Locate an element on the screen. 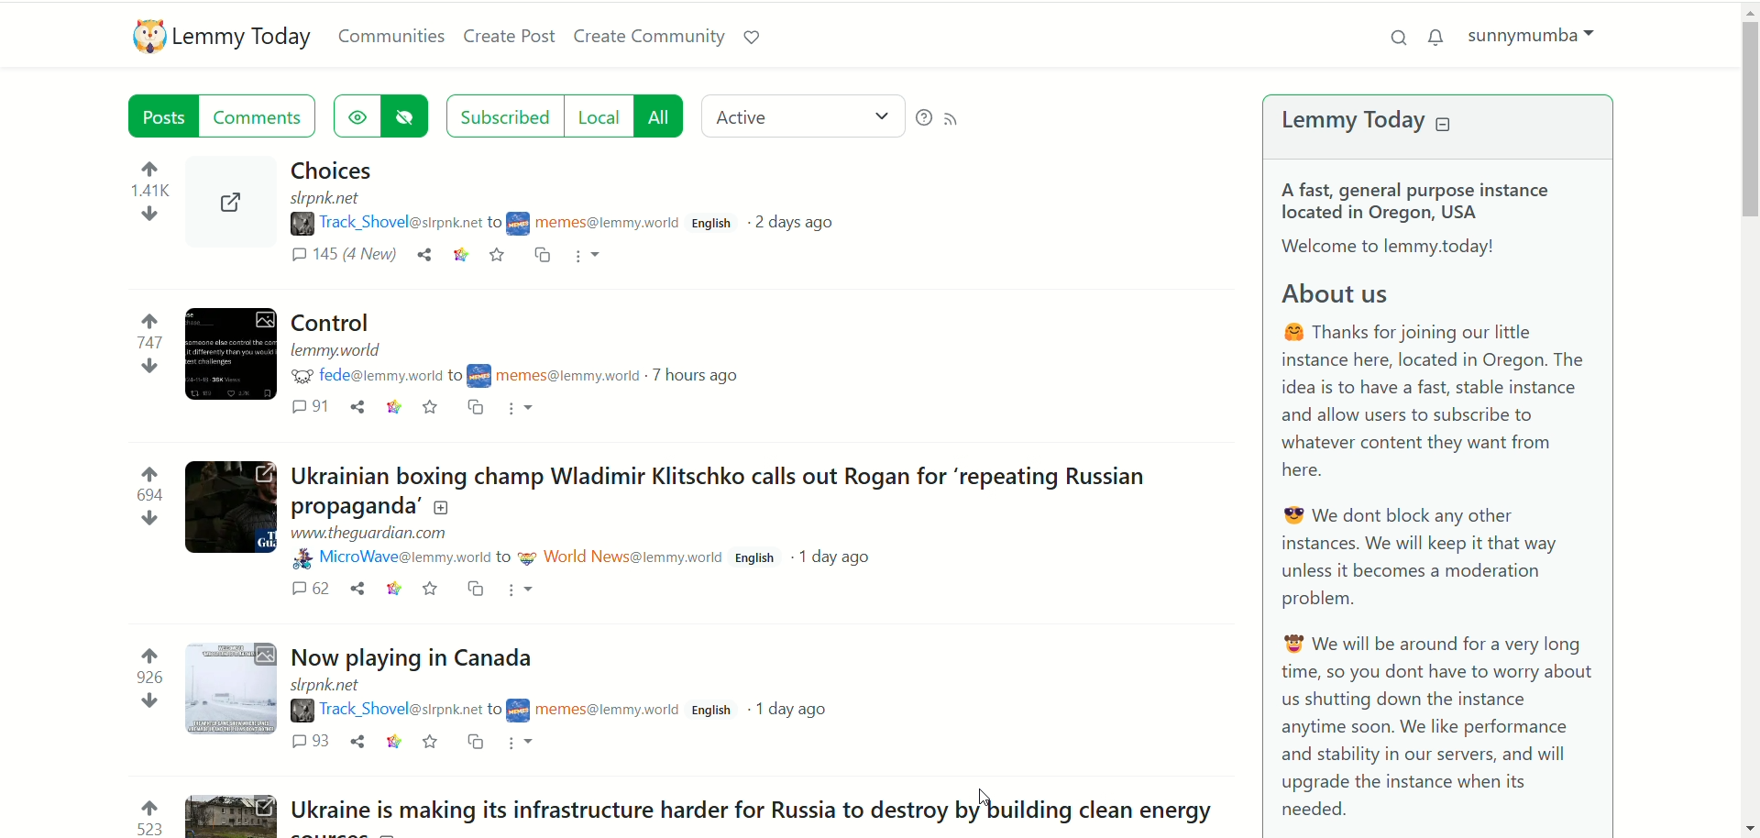 The height and width of the screenshot is (838, 1760). Post on "Control" is located at coordinates (338, 322).